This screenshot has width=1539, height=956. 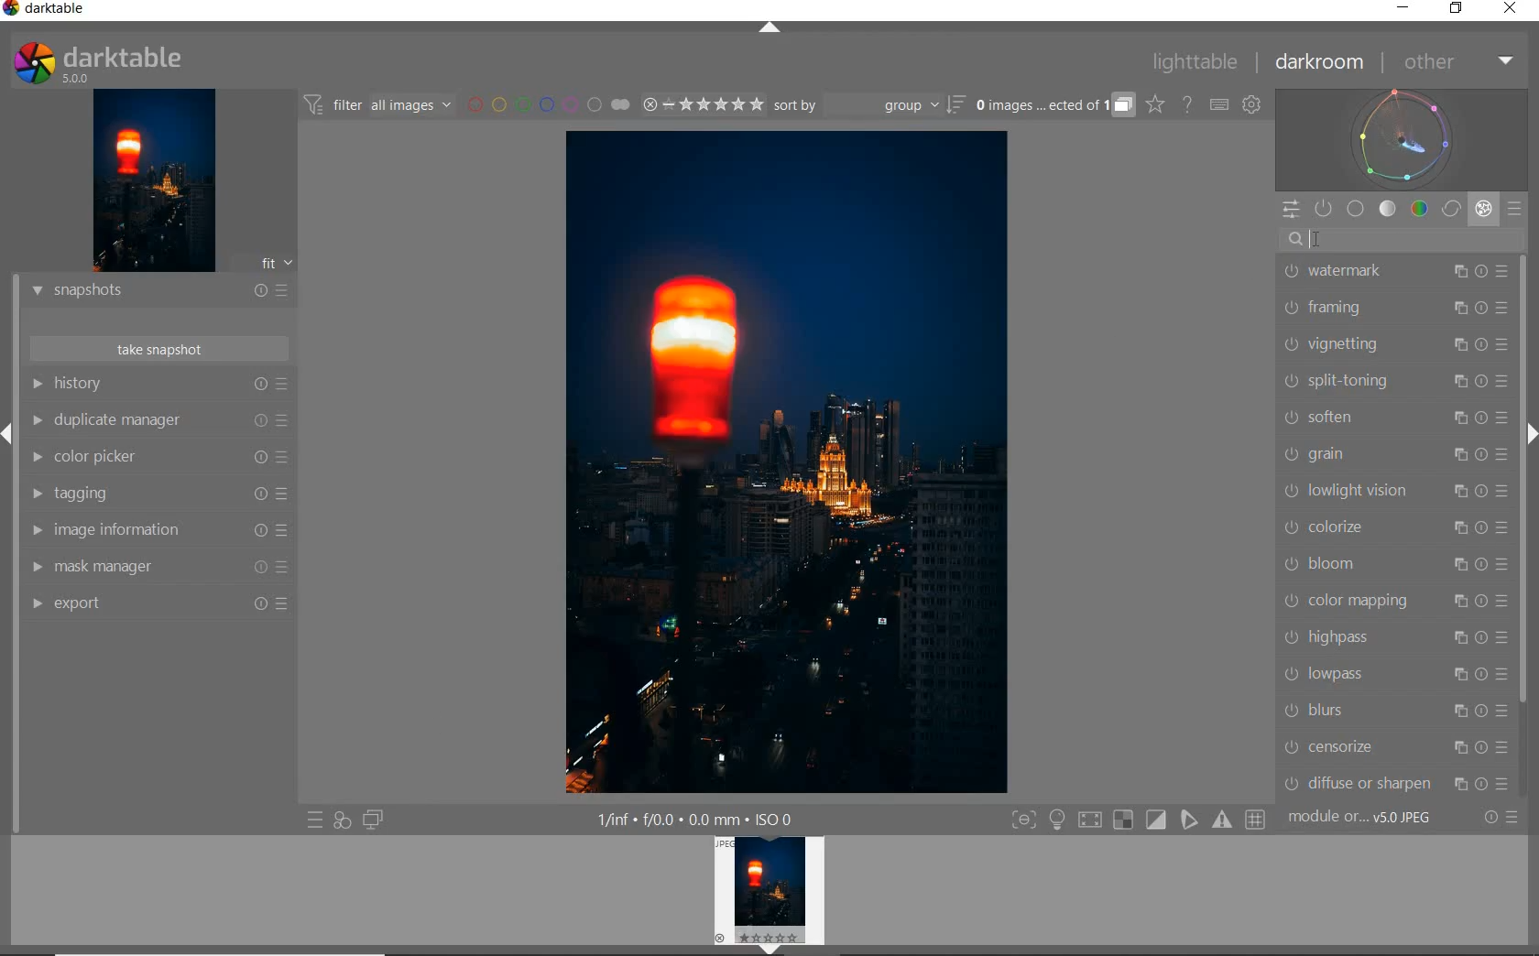 I want to click on SHOW GLOBAL PREFERENCES, so click(x=1253, y=105).